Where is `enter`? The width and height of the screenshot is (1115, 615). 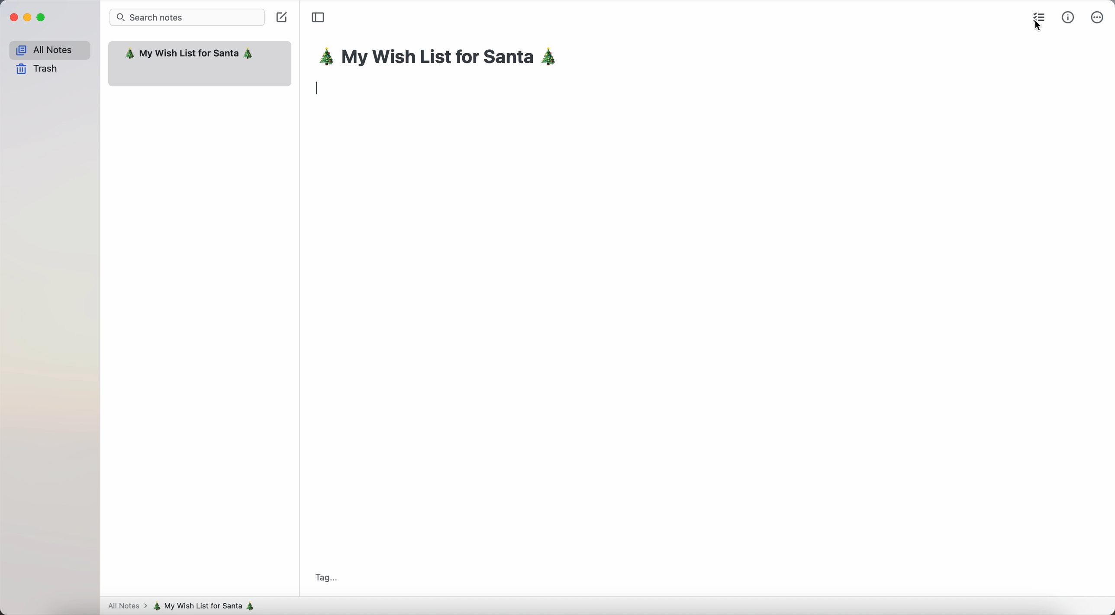
enter is located at coordinates (319, 89).